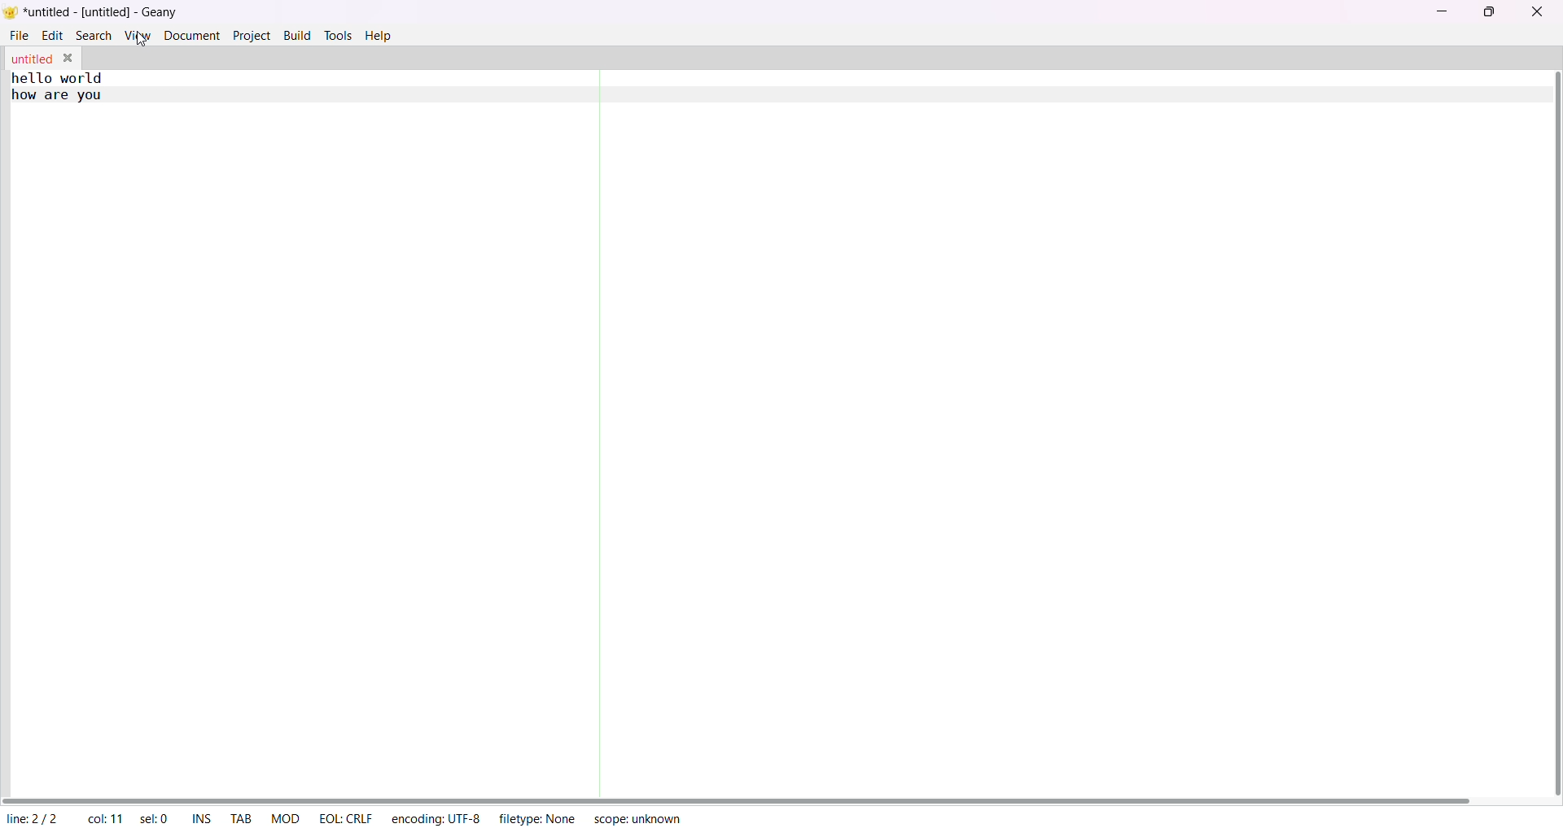 The width and height of the screenshot is (1563, 828). I want to click on ins, so click(201, 818).